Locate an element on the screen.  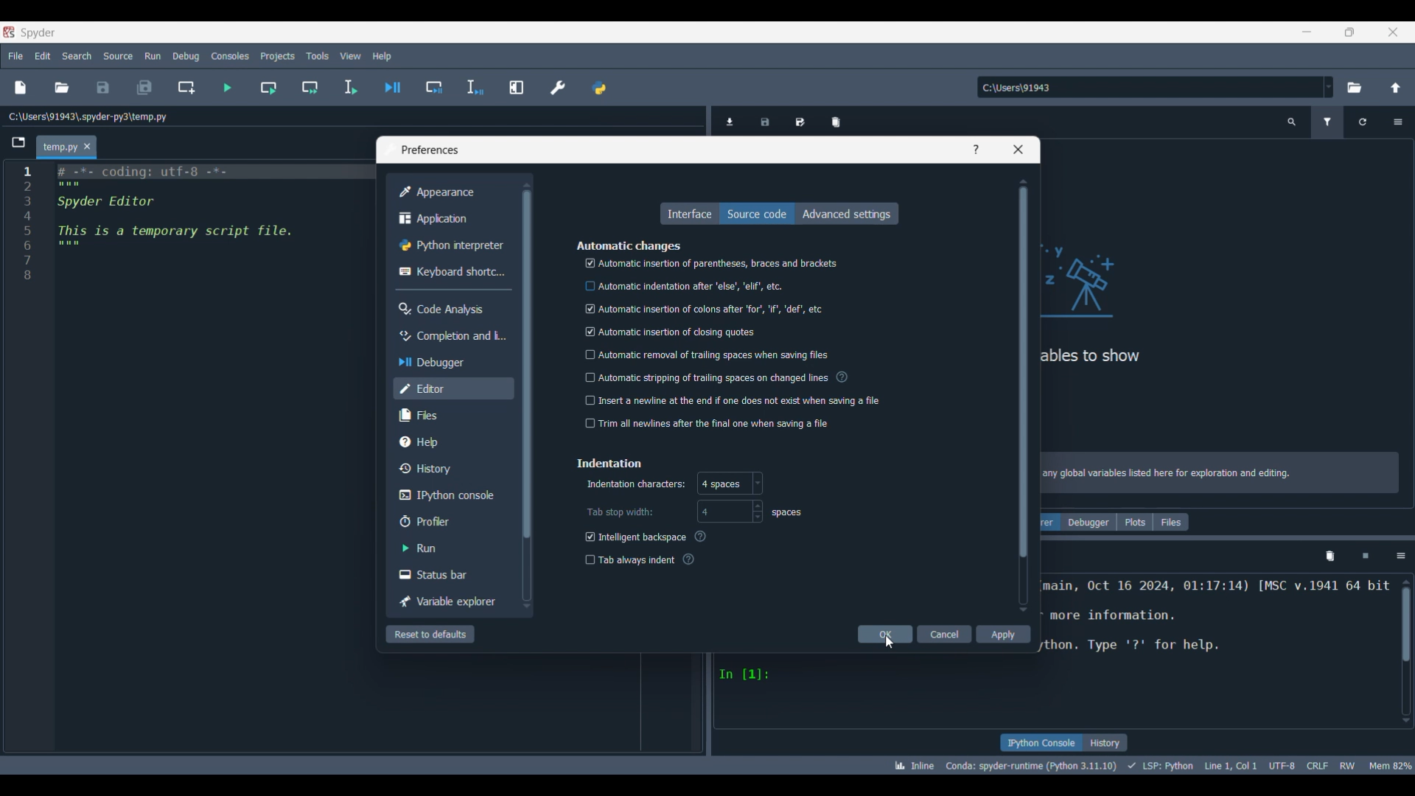
Description of toggle setting is located at coordinates (842, 377).